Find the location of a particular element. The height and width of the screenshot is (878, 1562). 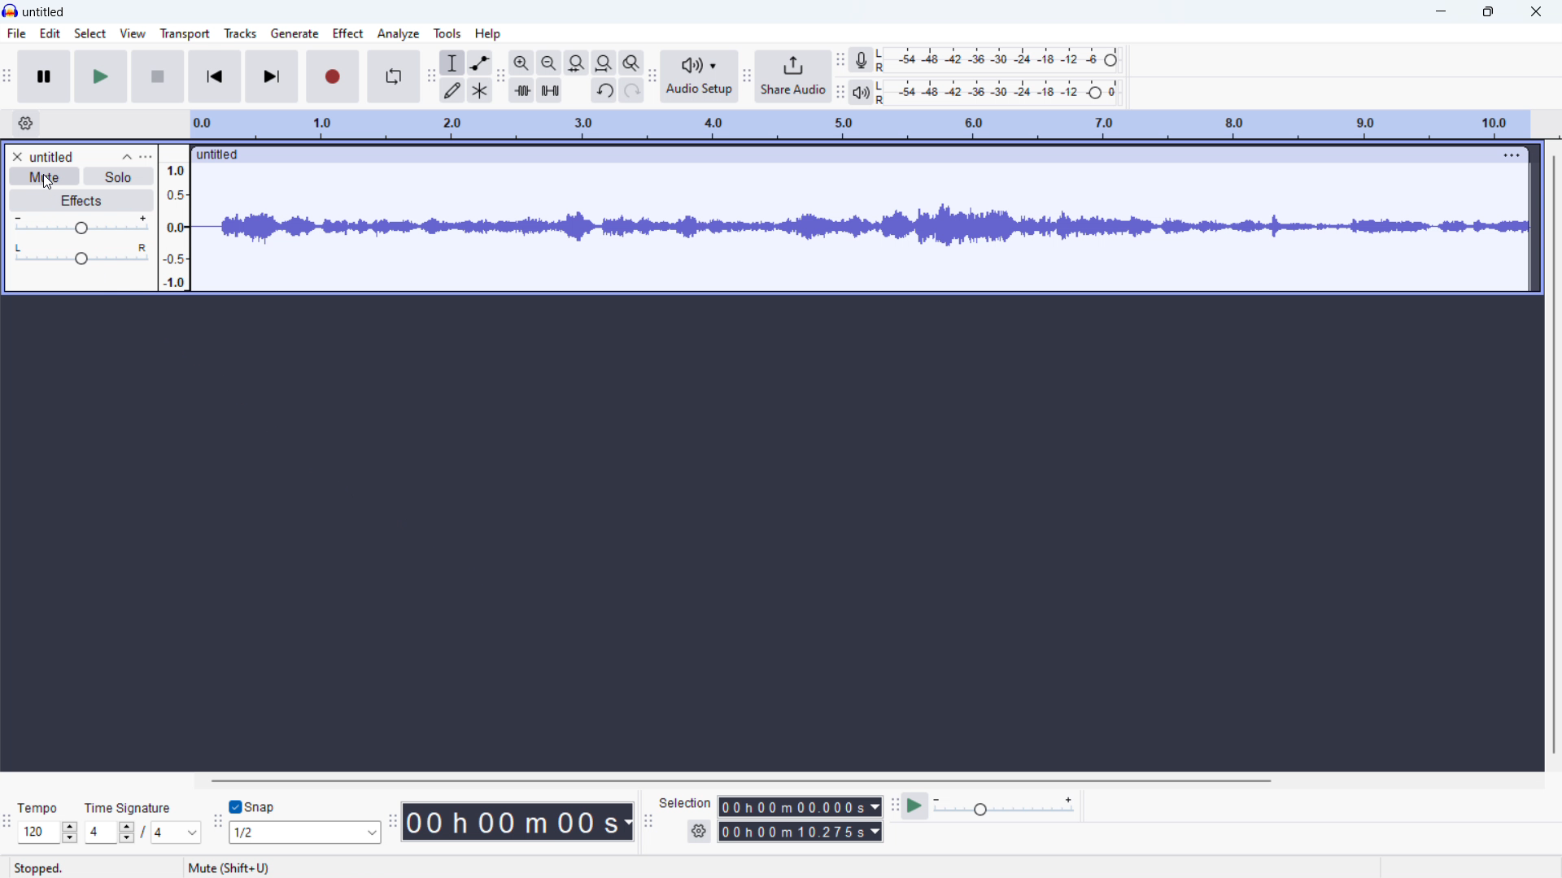

help is located at coordinates (487, 33).